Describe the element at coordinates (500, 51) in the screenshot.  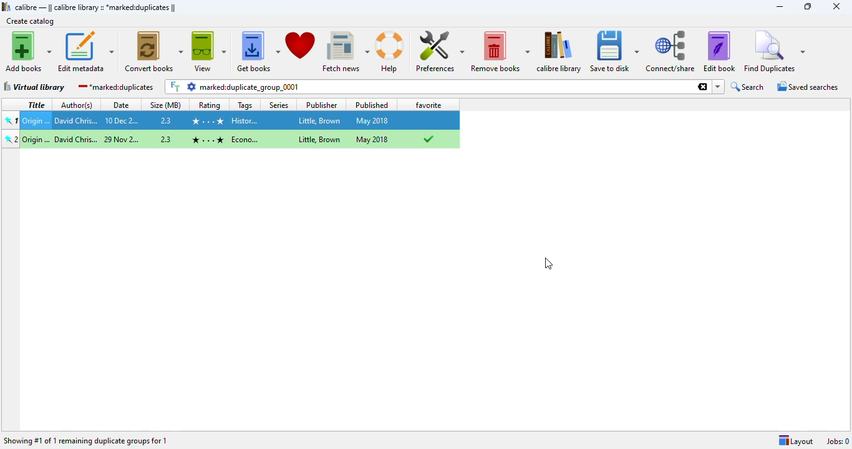
I see `remove books` at that location.